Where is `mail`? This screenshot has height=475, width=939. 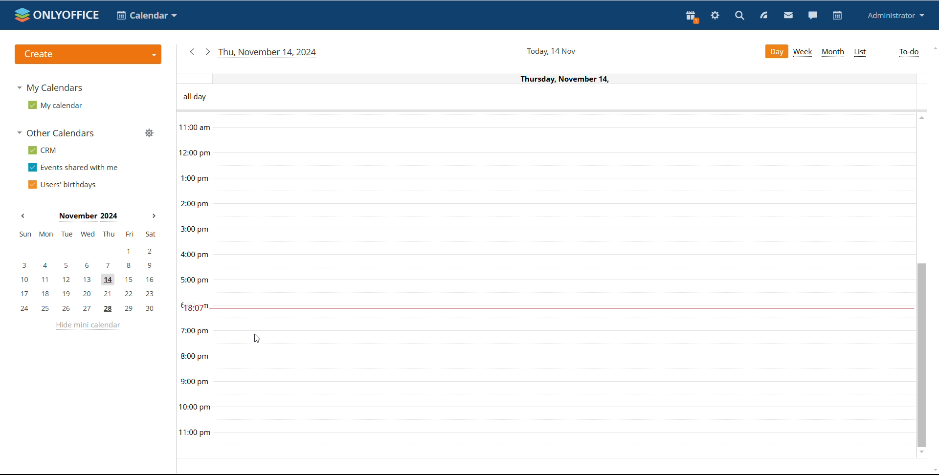
mail is located at coordinates (789, 16).